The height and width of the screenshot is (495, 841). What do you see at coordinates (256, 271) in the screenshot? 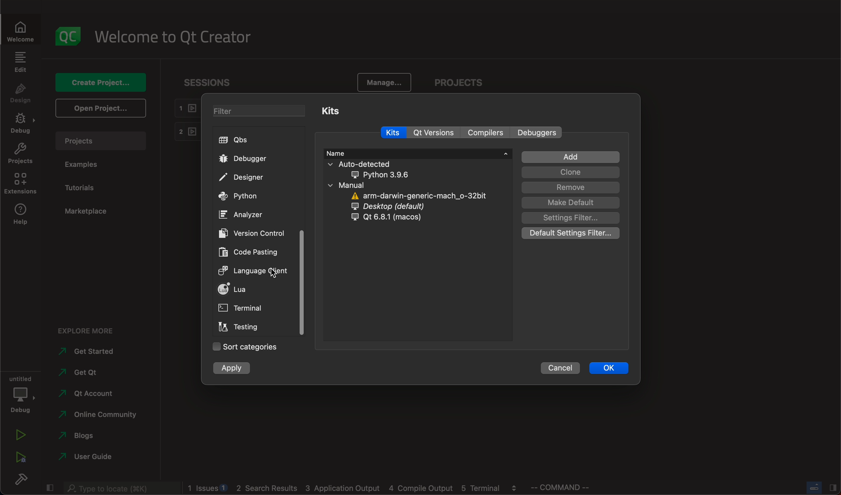
I see `clicked` at bounding box center [256, 271].